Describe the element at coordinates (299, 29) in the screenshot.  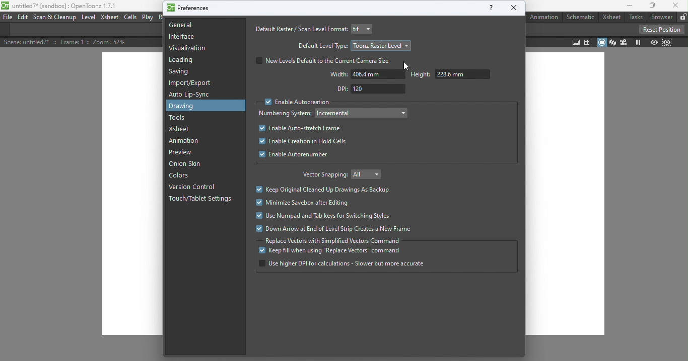
I see `Default raster/scan level format` at that location.